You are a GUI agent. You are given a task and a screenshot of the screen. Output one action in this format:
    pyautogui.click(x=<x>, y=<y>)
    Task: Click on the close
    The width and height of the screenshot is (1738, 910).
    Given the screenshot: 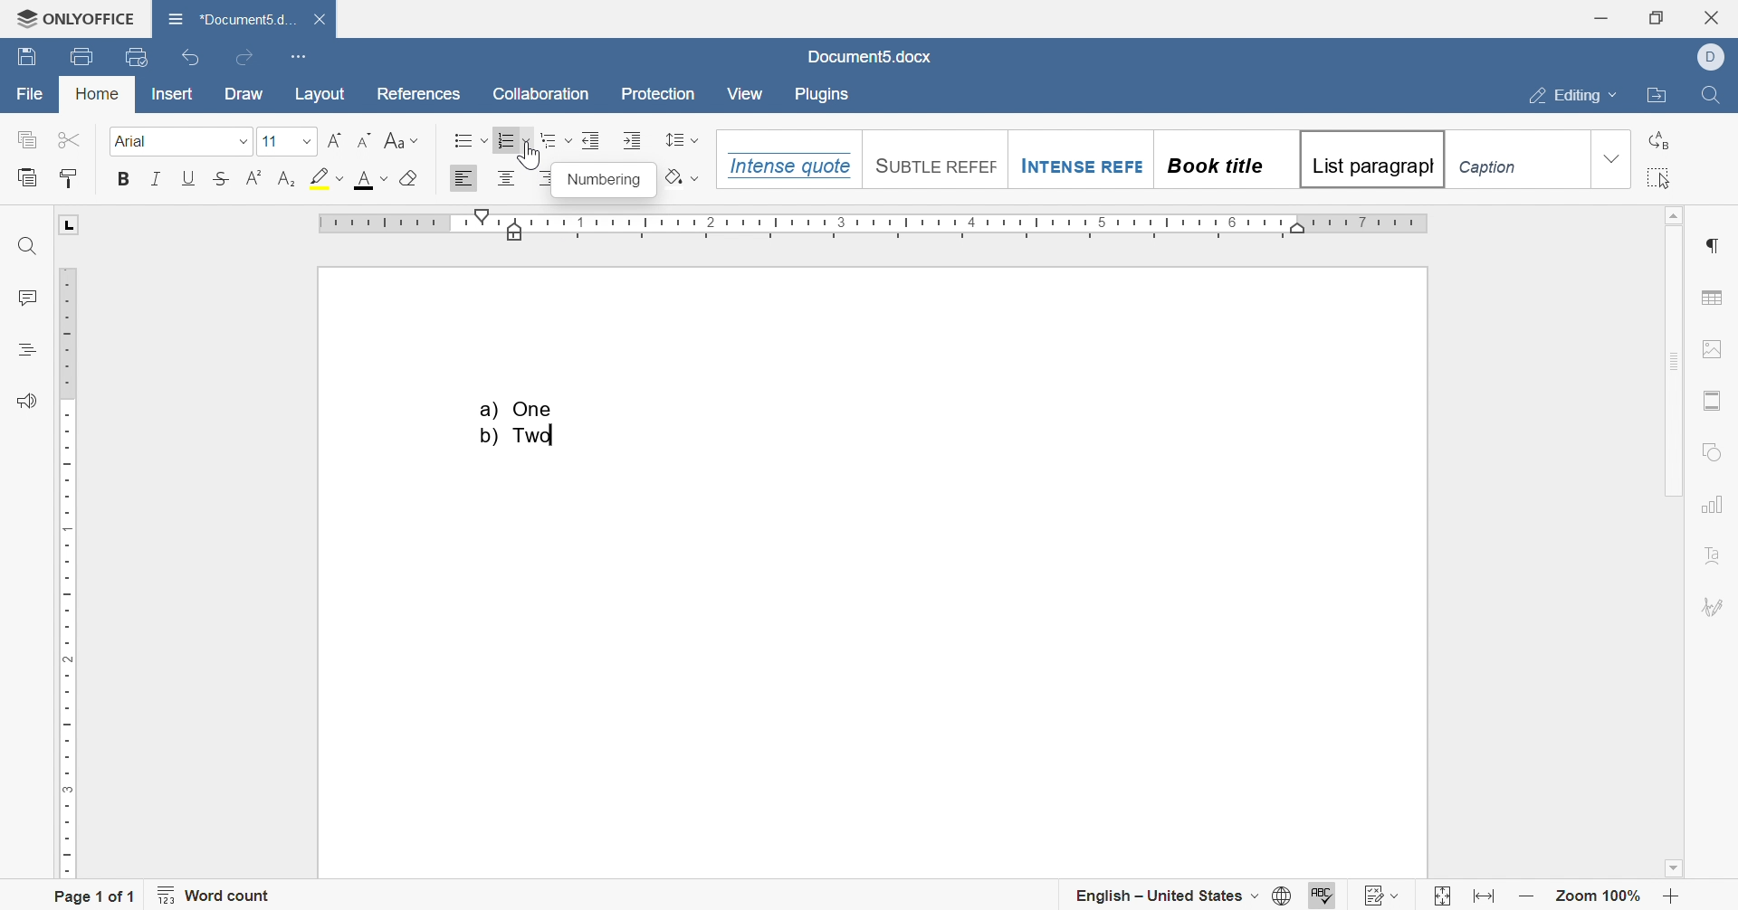 What is the action you would take?
    pyautogui.click(x=320, y=18)
    